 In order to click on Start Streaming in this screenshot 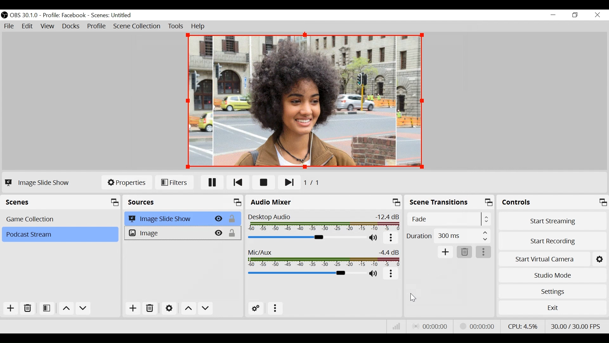, I will do `click(553, 221)`.